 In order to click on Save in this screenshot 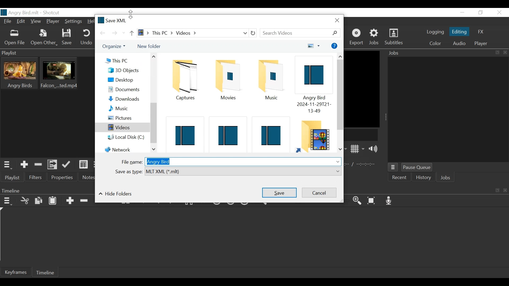, I will do `click(279, 192)`.